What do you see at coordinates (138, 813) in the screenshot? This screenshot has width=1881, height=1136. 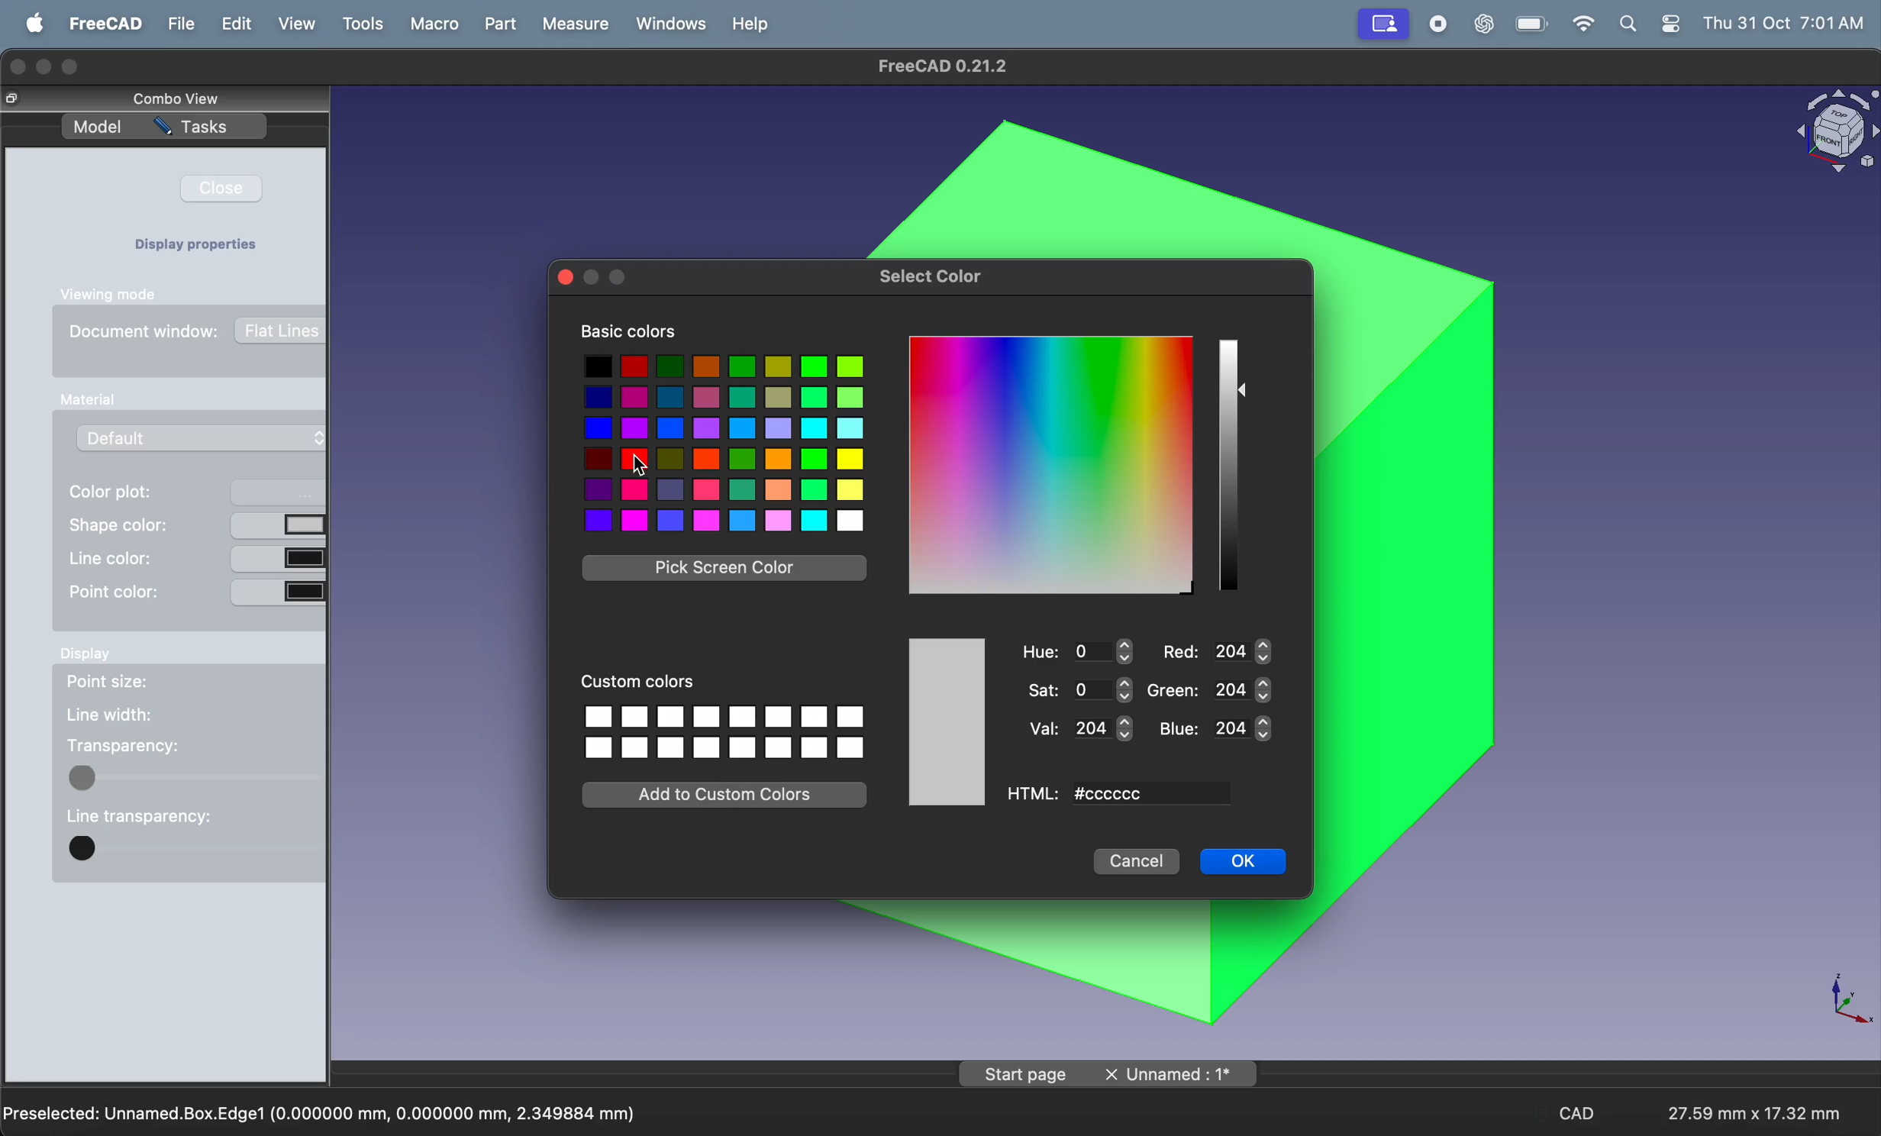 I see `line transparency` at bounding box center [138, 813].